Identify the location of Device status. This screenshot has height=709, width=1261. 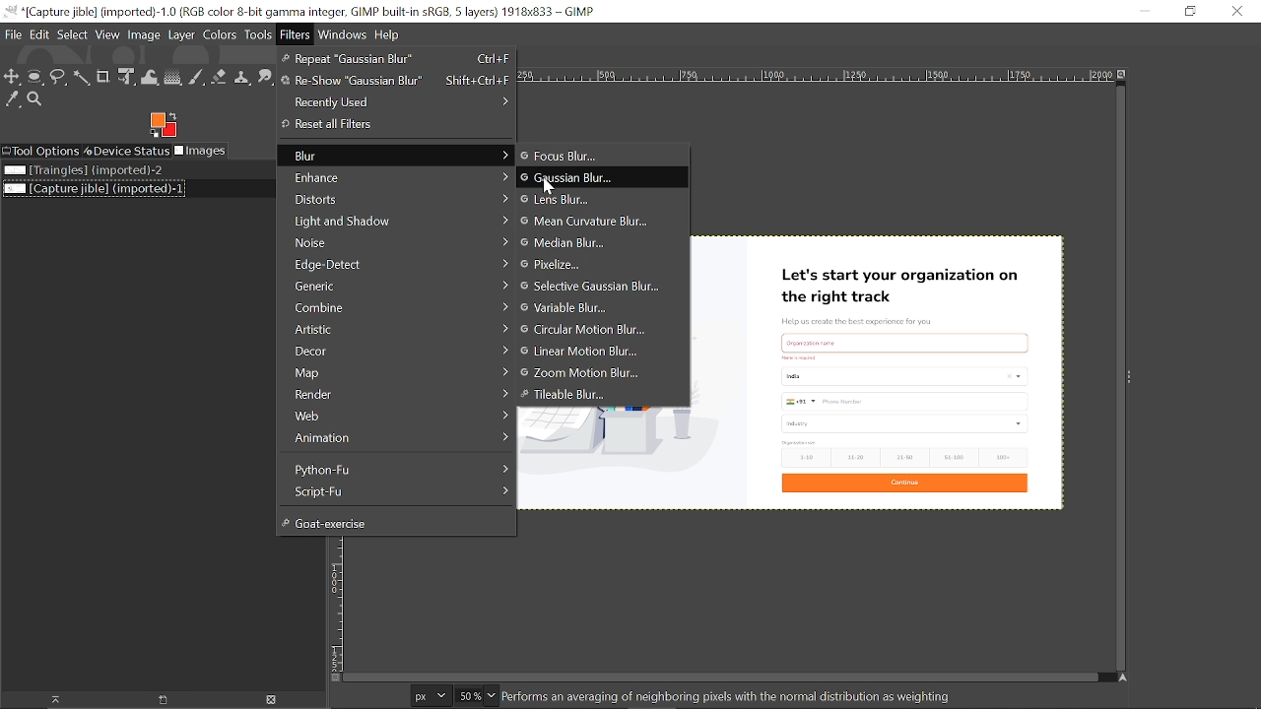
(126, 151).